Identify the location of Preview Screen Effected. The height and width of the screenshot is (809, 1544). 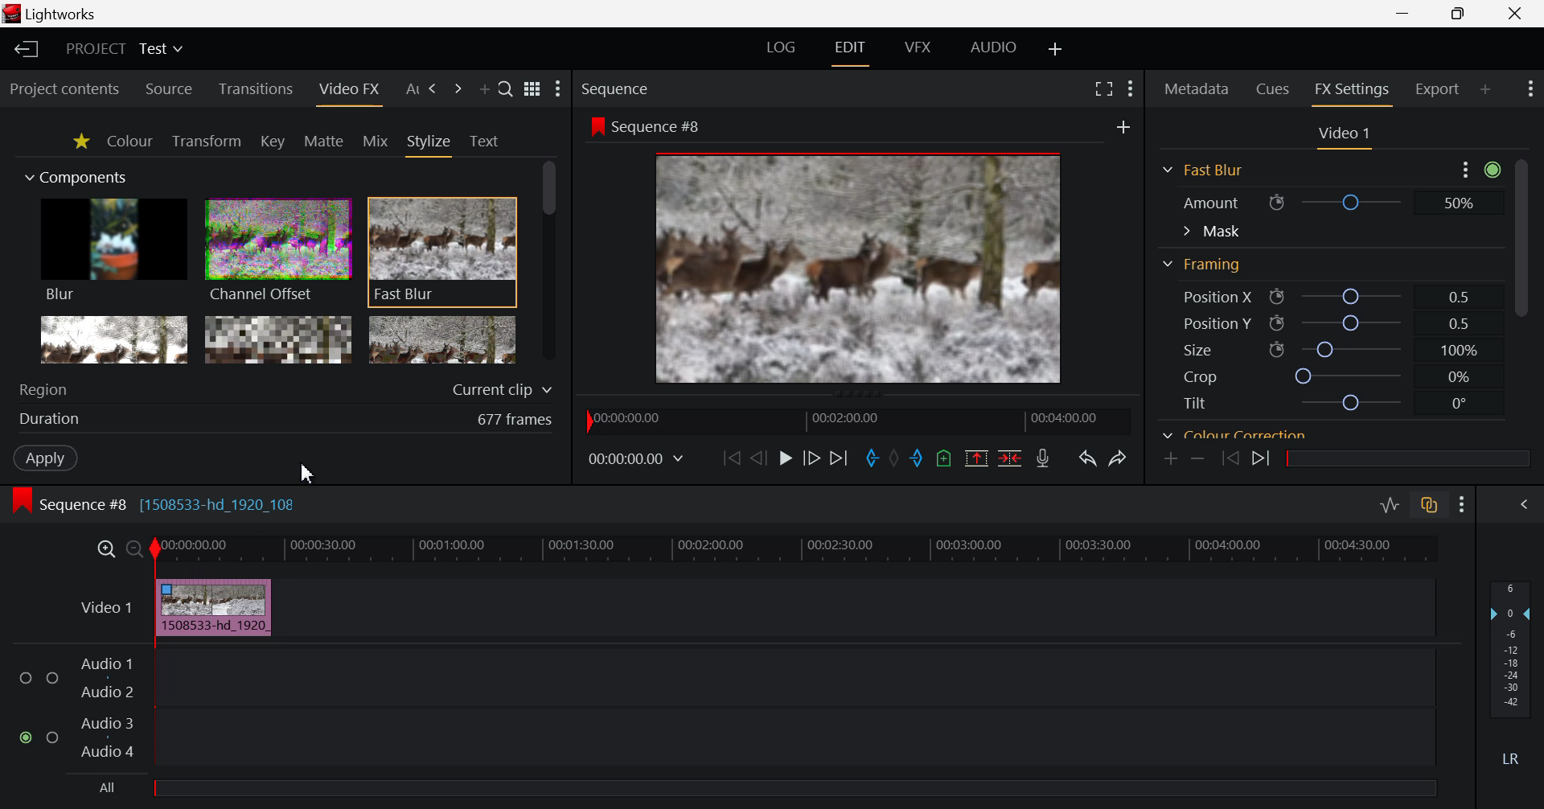
(869, 268).